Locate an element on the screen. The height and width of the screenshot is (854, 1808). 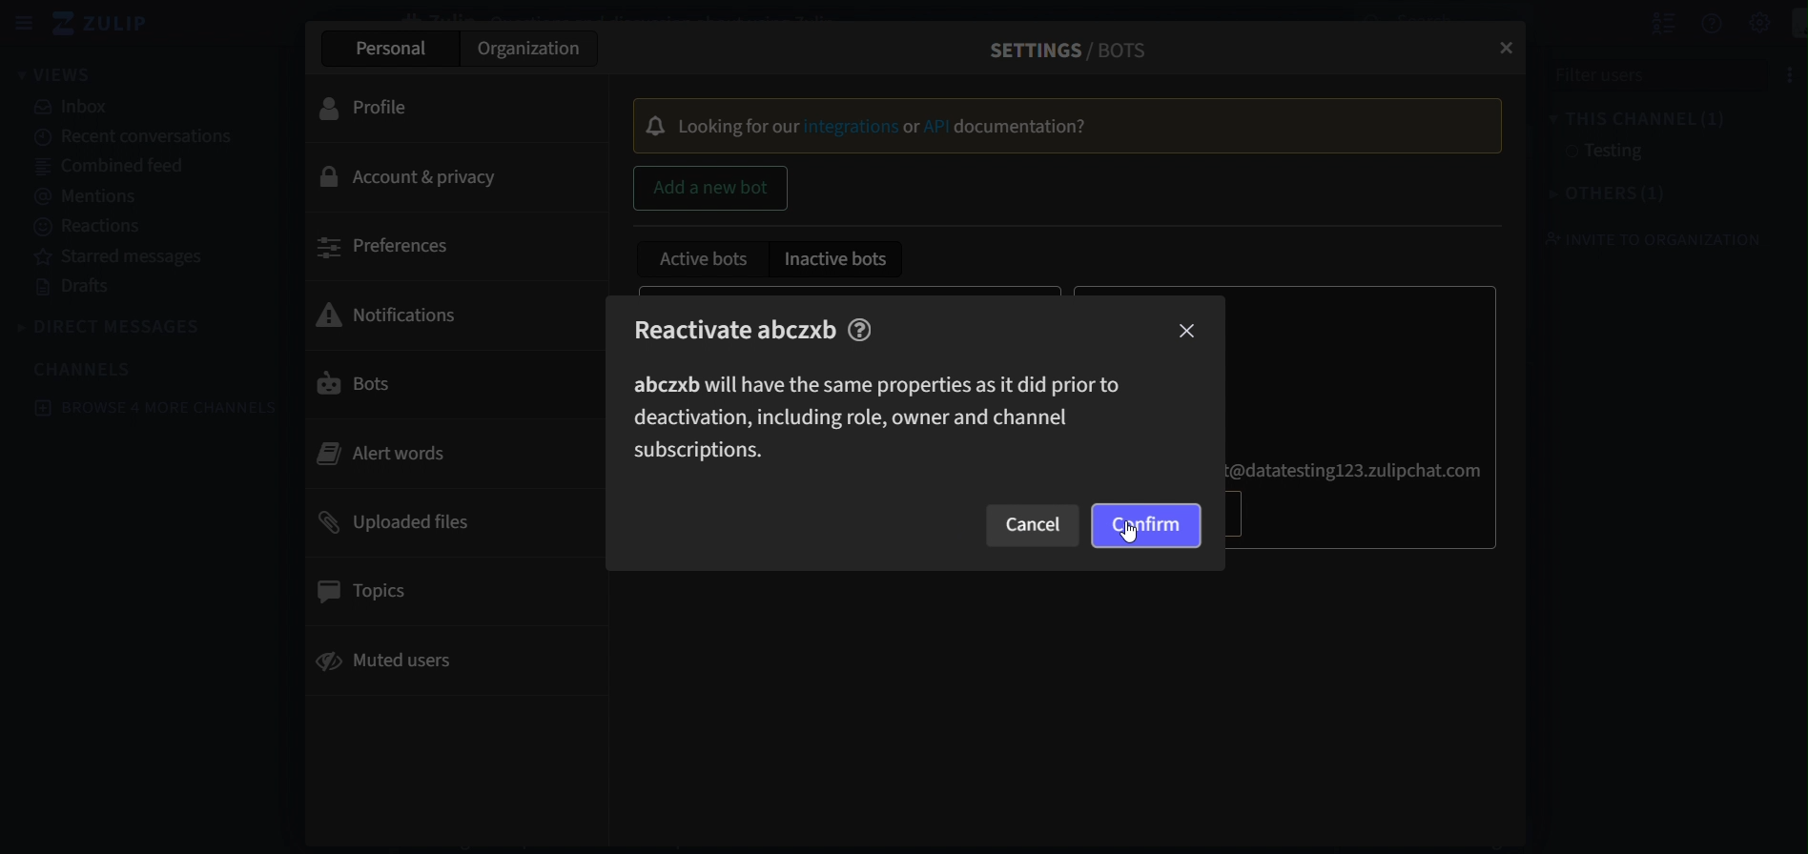
add a new bot is located at coordinates (710, 187).